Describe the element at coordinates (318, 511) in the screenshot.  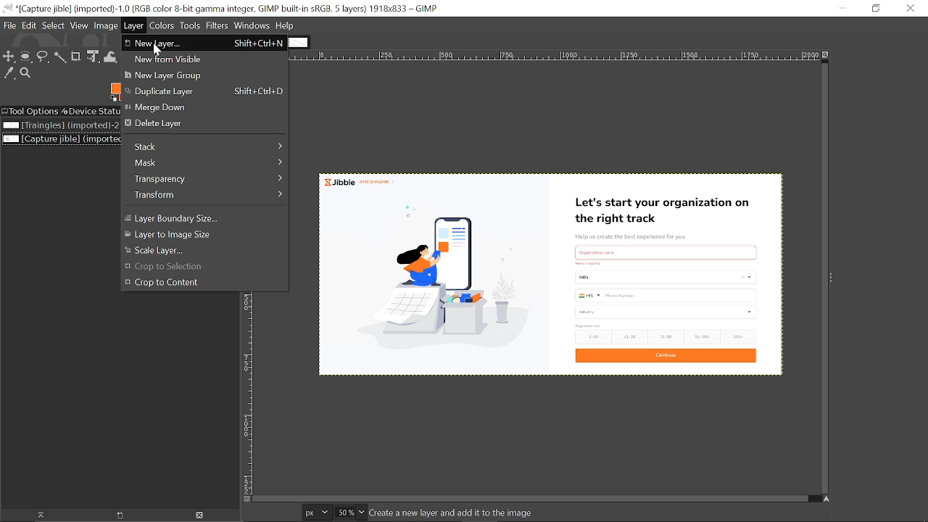
I see `Current image units` at that location.